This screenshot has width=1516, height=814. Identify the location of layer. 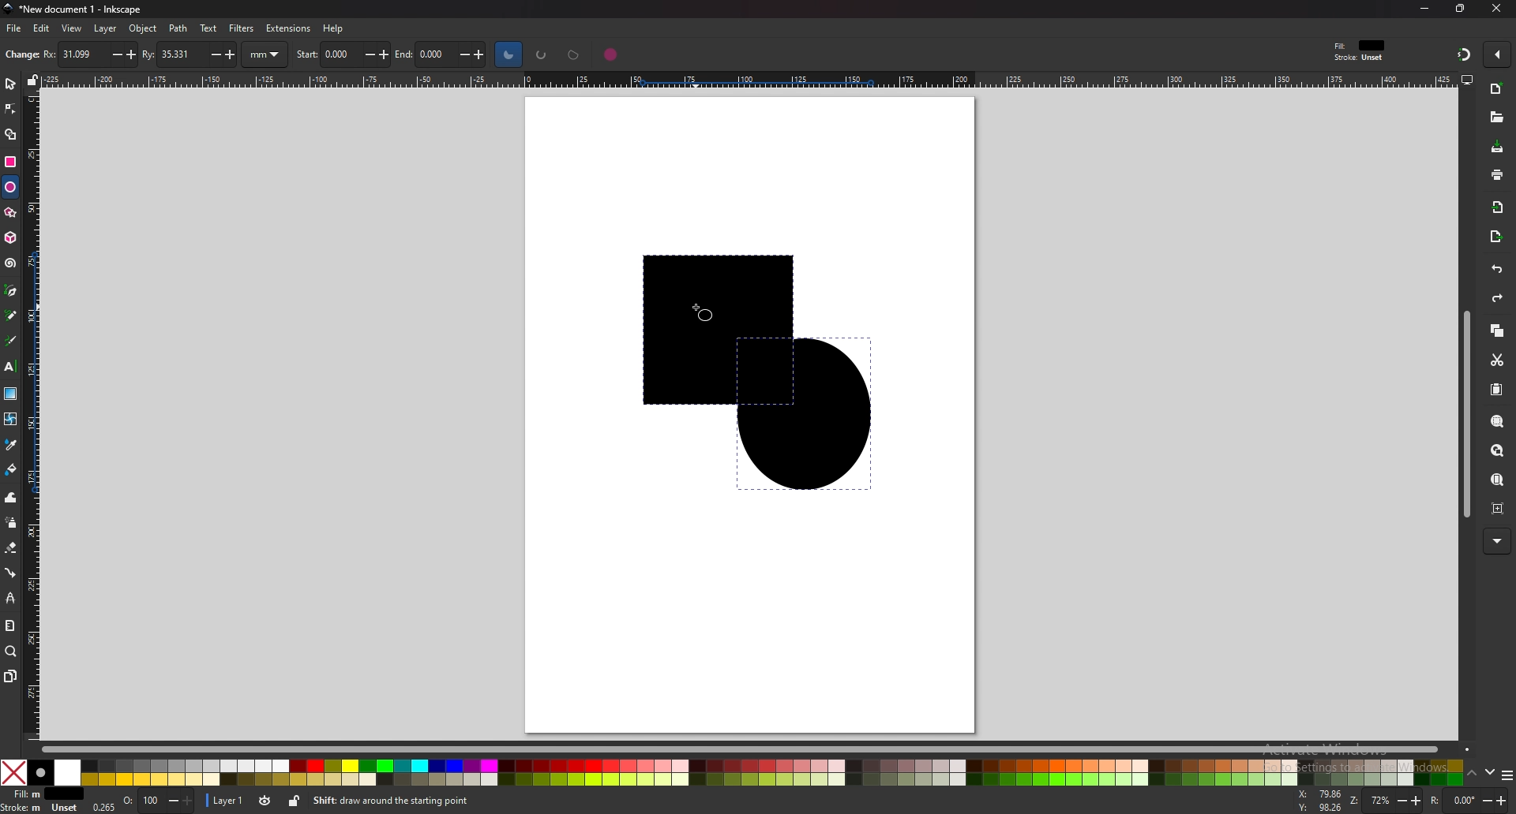
(107, 29).